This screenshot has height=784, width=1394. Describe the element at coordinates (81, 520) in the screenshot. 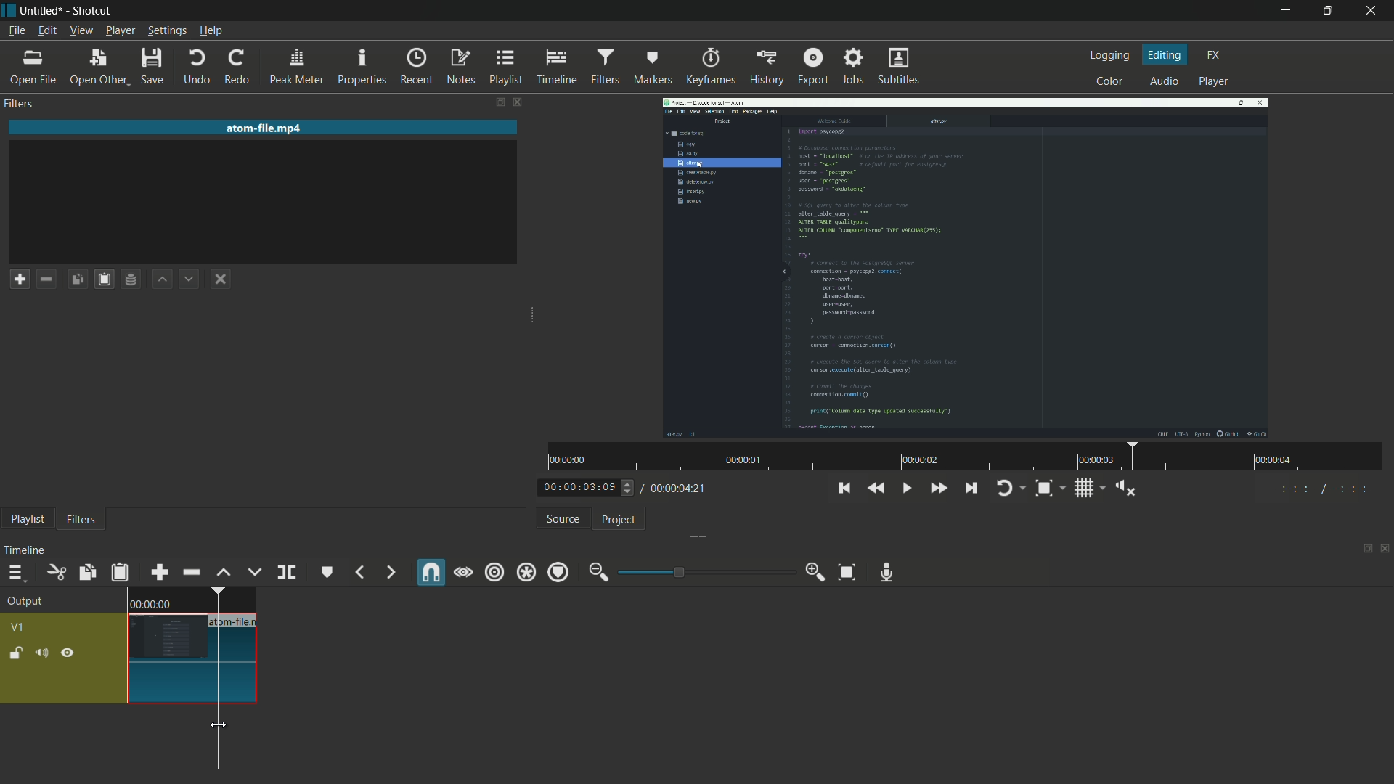

I see `filters` at that location.